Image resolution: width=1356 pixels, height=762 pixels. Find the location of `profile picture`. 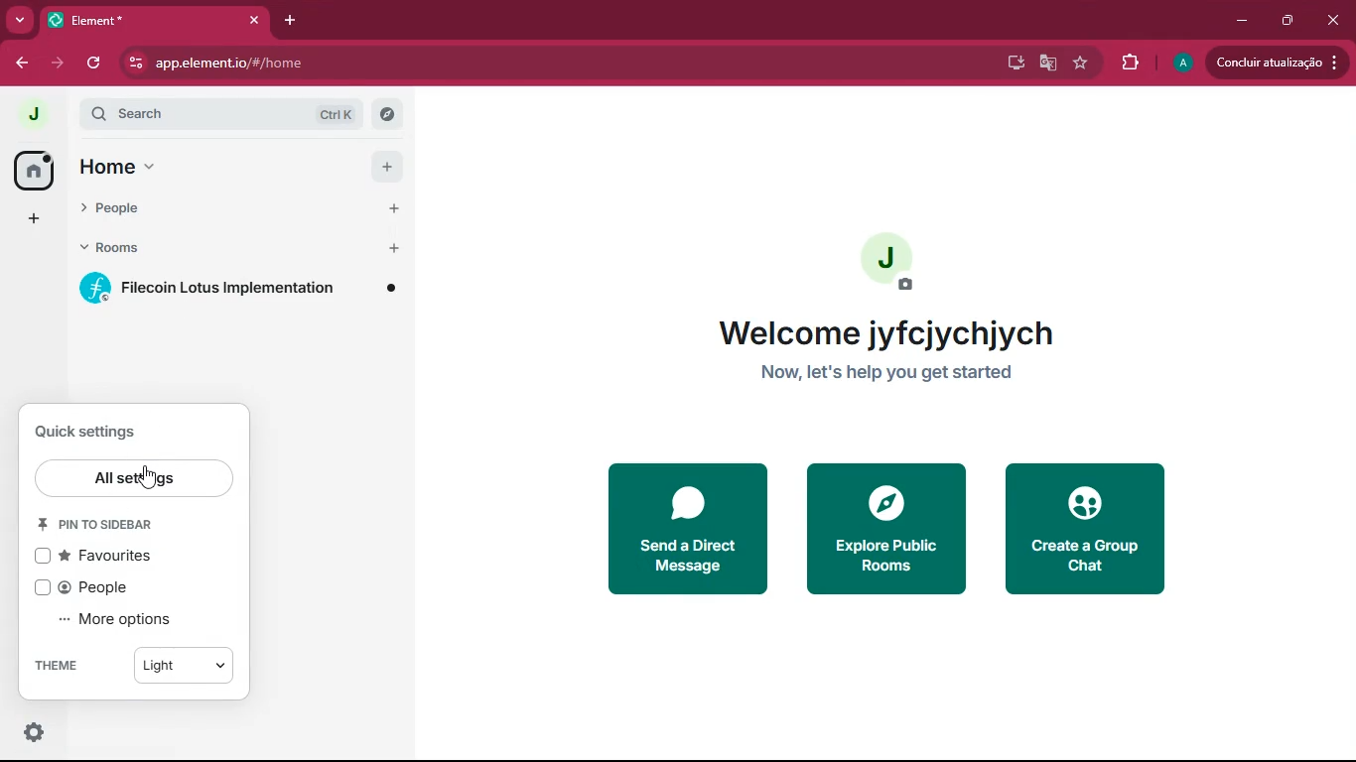

profile picture is located at coordinates (26, 115).